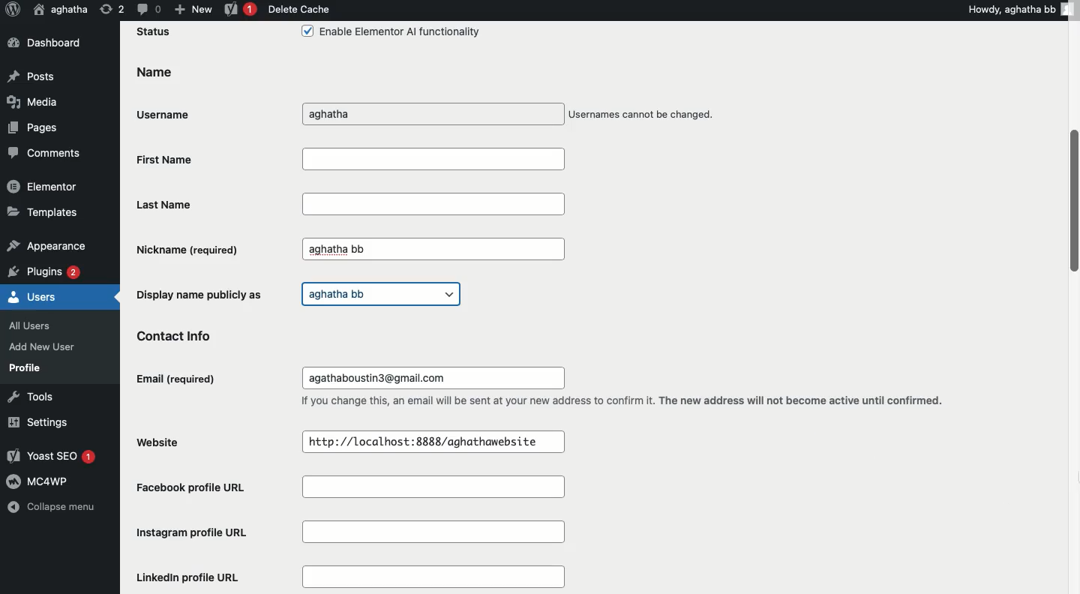  Describe the element at coordinates (202, 293) in the screenshot. I see `Display name publicly as` at that location.